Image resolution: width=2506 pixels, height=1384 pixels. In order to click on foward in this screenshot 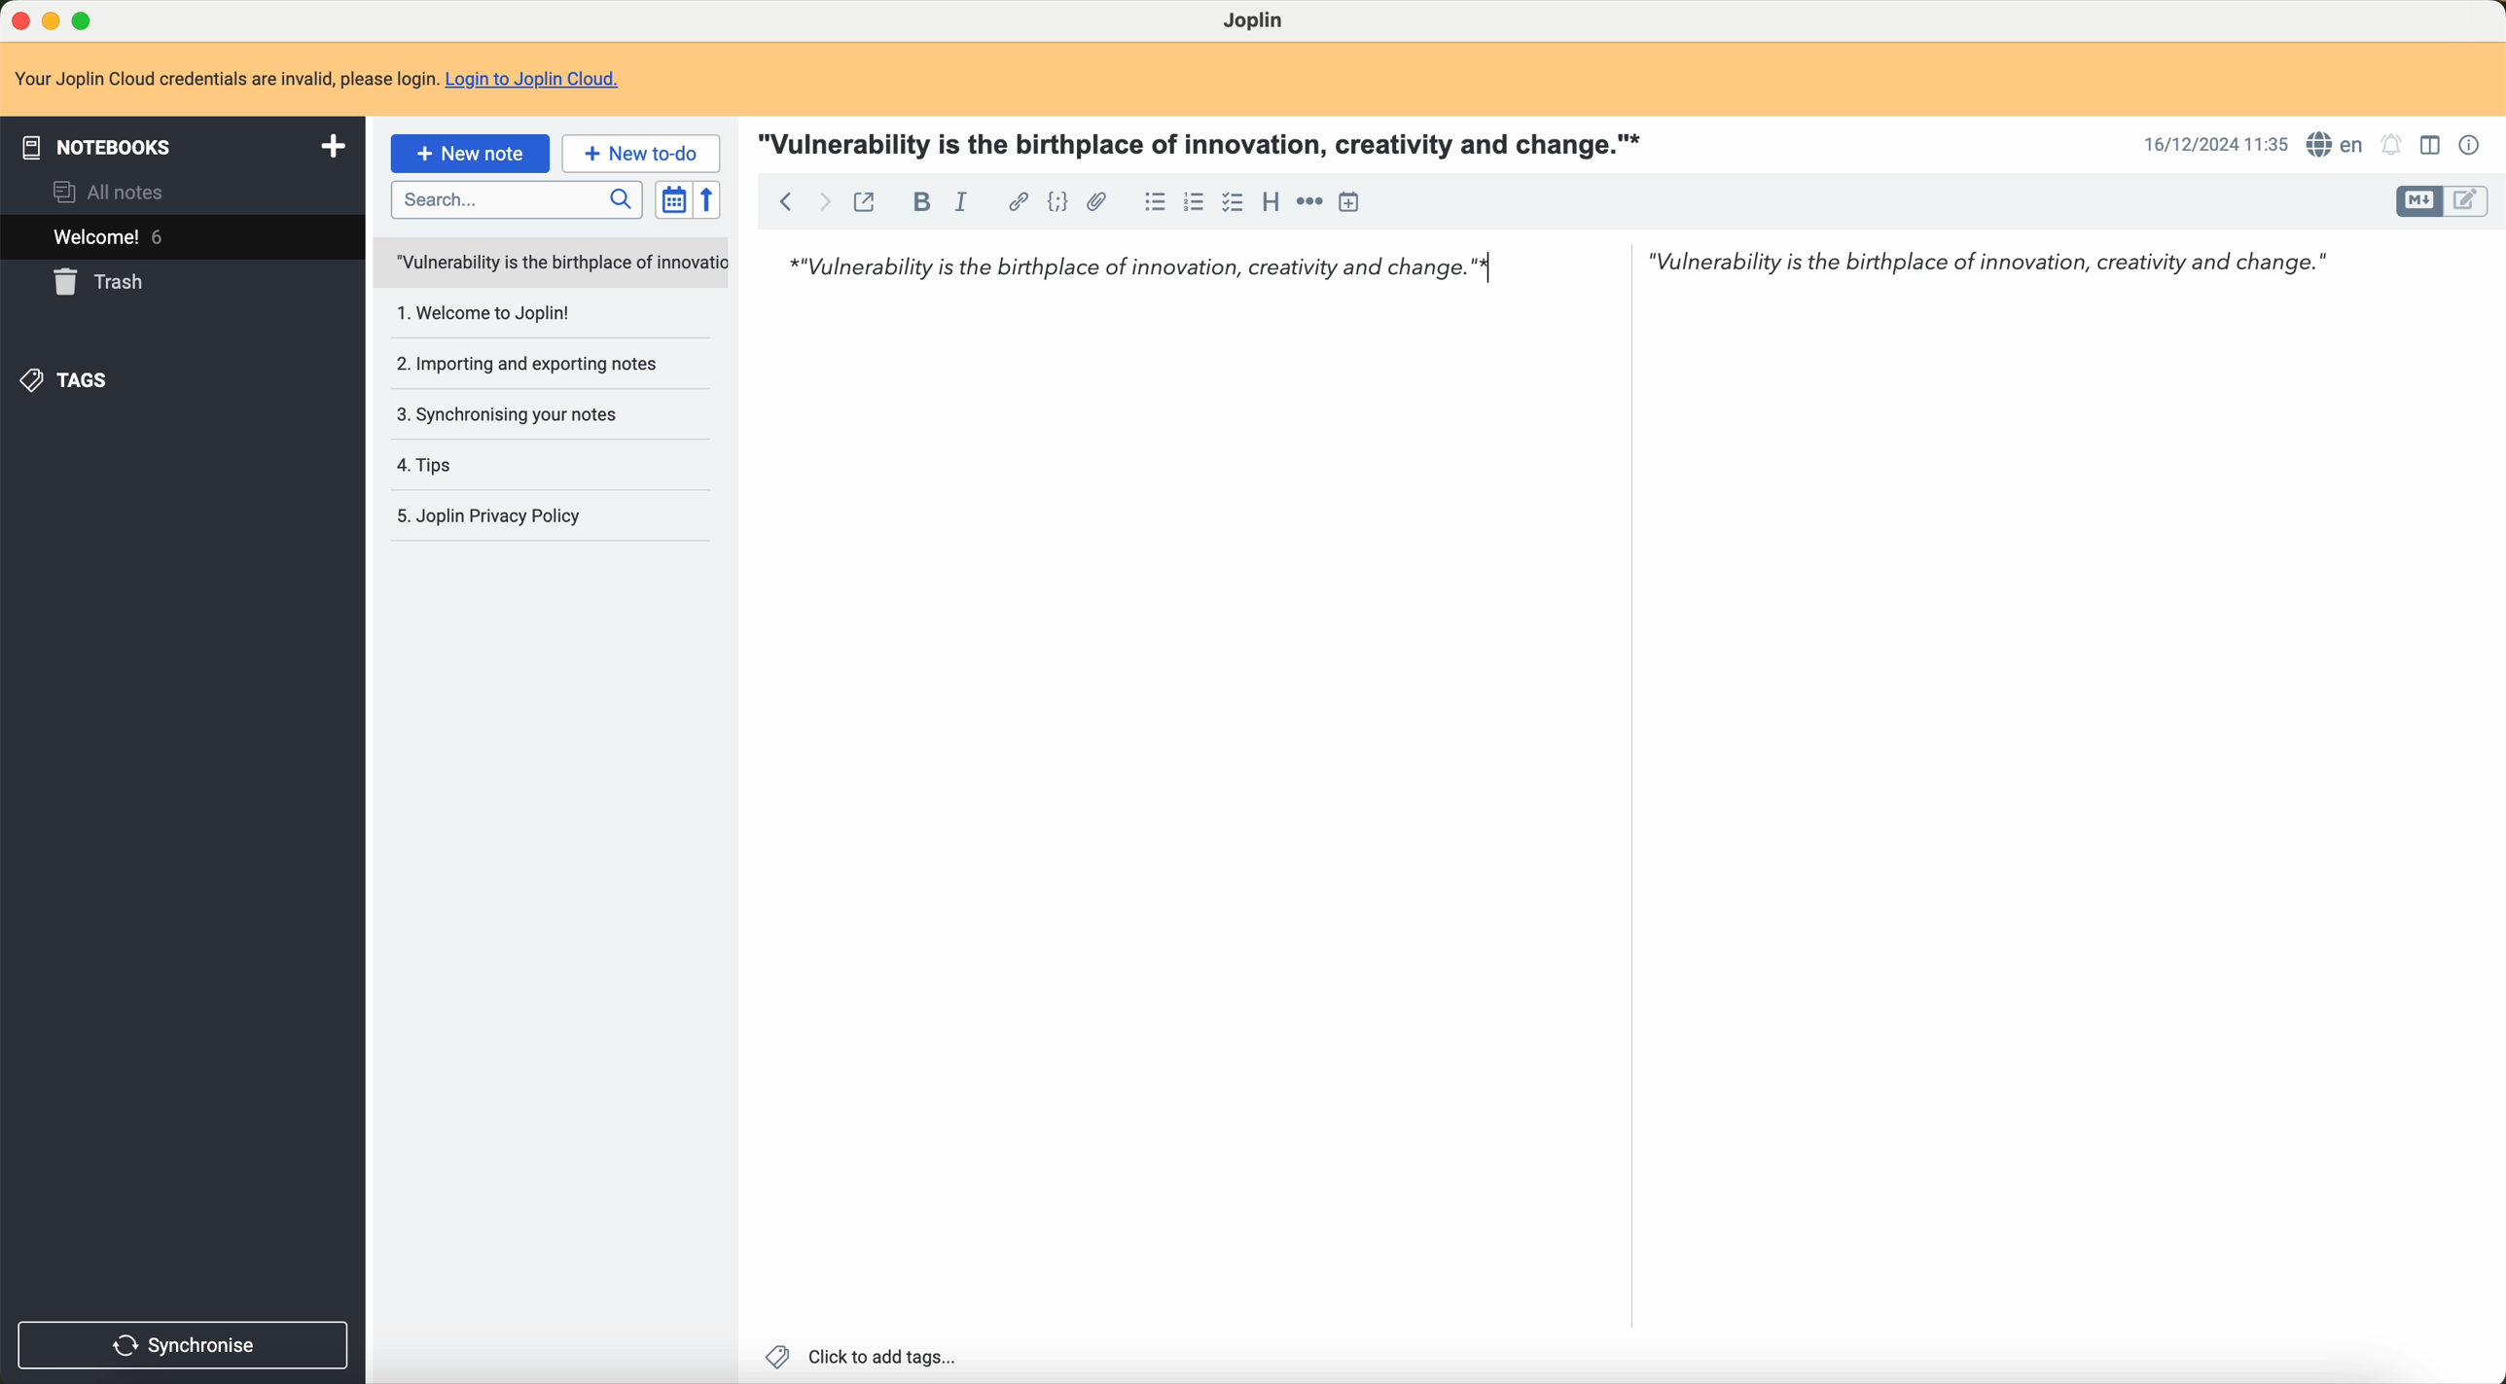, I will do `click(829, 202)`.